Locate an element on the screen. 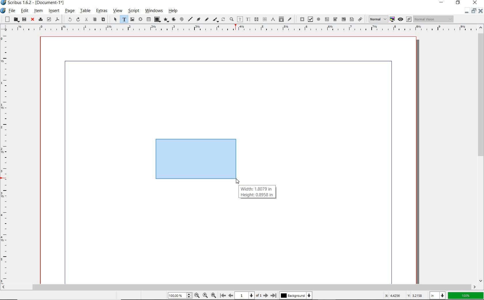 The height and width of the screenshot is (300, 484). system icon is located at coordinates (3, 11).